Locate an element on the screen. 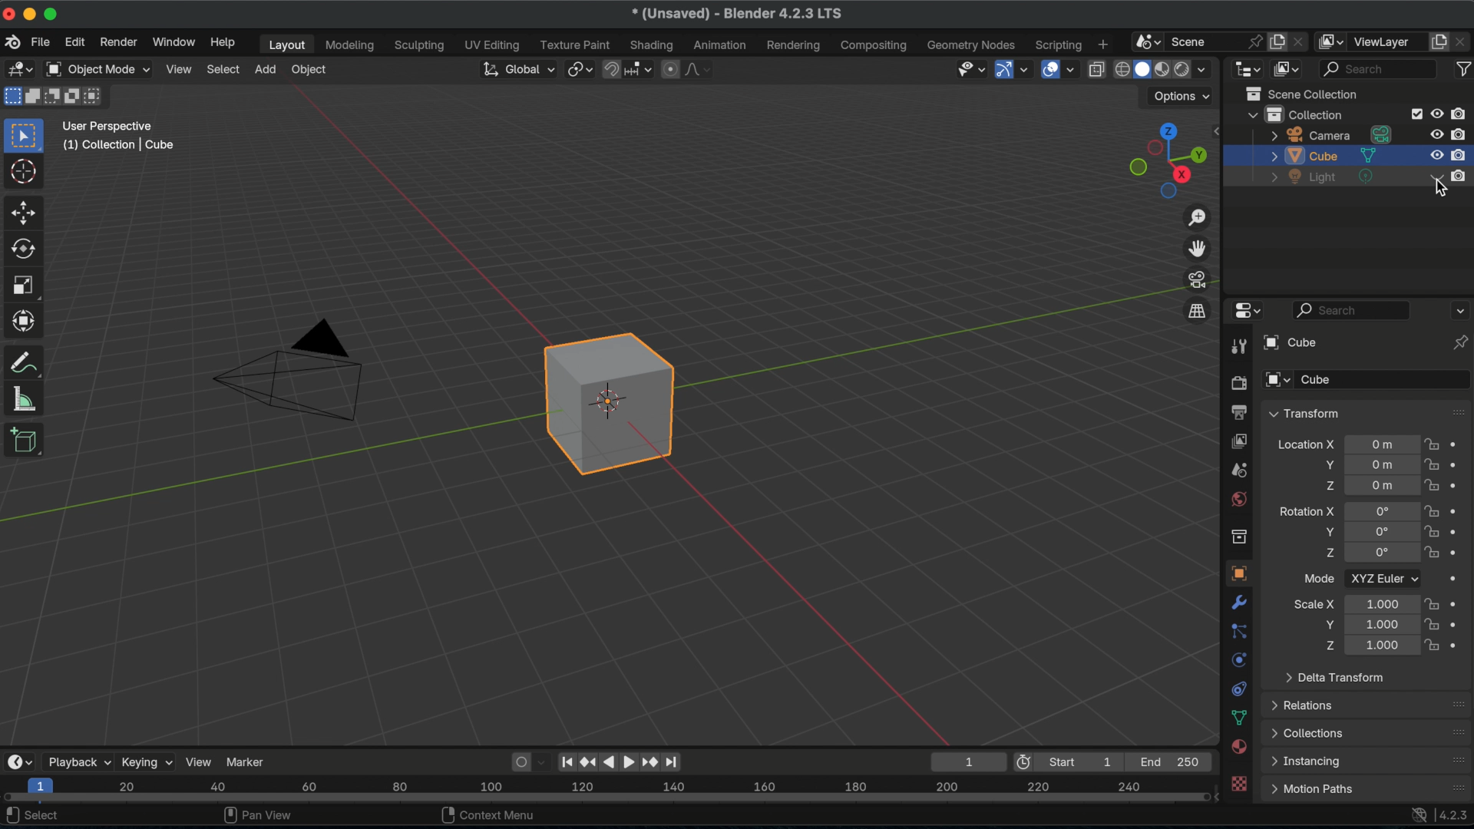 Image resolution: width=1474 pixels, height=829 pixels. animate property is located at coordinates (1459, 464).